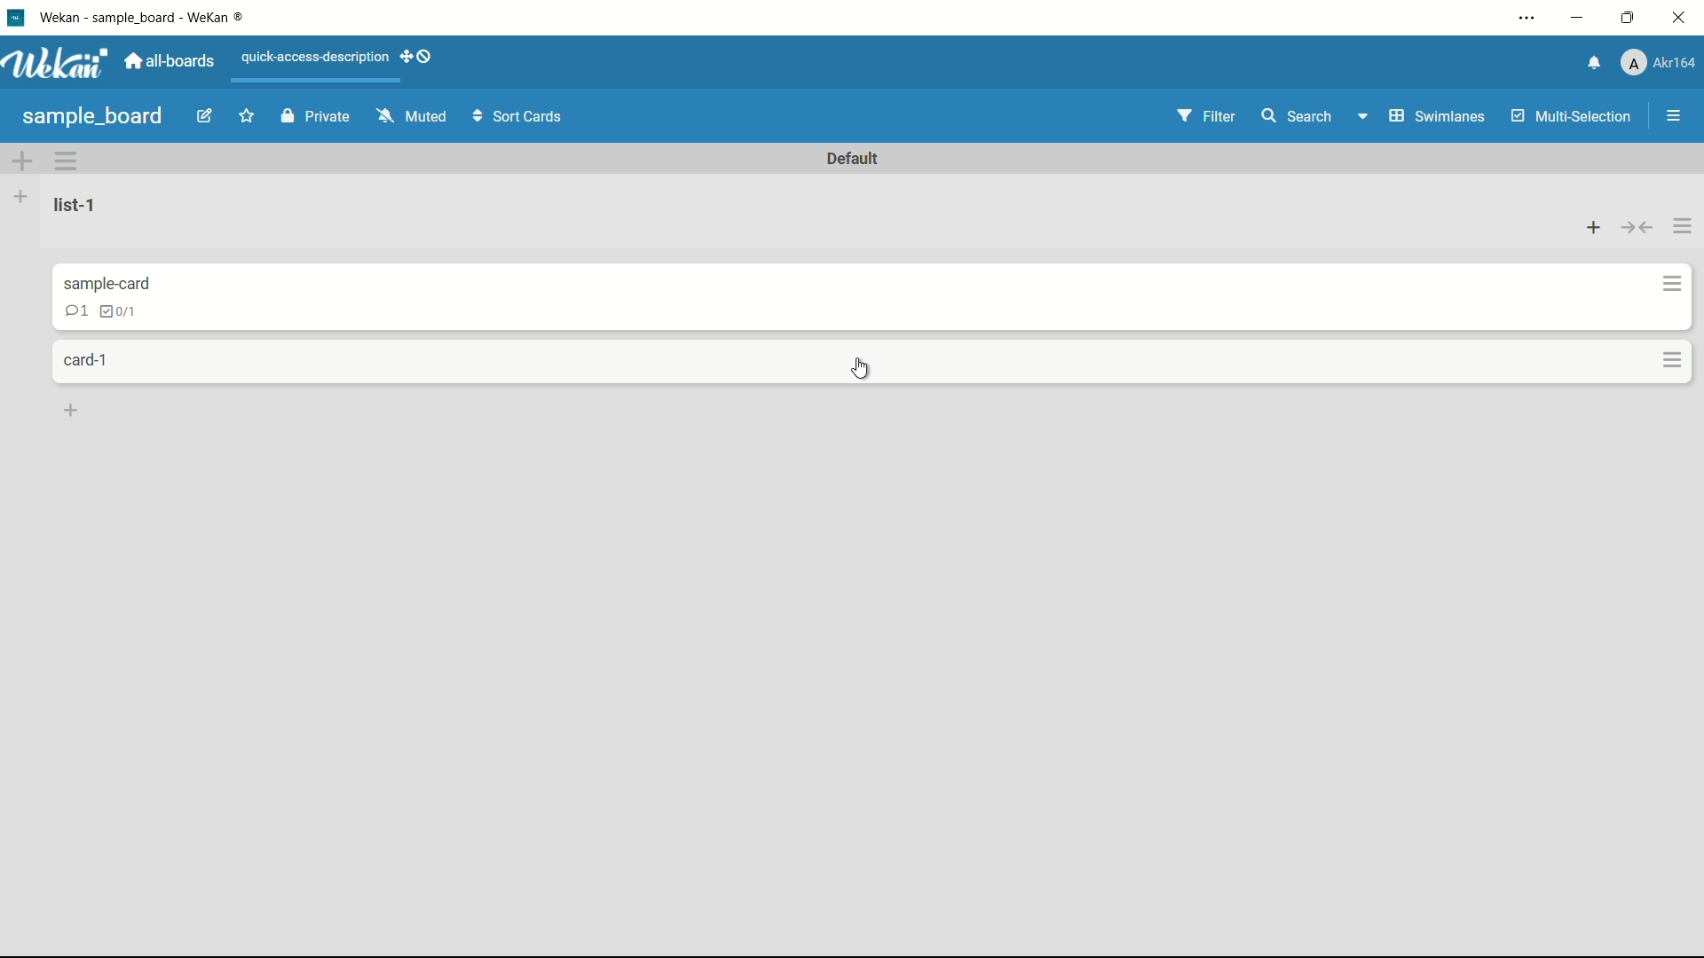 Image resolution: width=1704 pixels, height=958 pixels. Describe the element at coordinates (319, 115) in the screenshot. I see `private` at that location.